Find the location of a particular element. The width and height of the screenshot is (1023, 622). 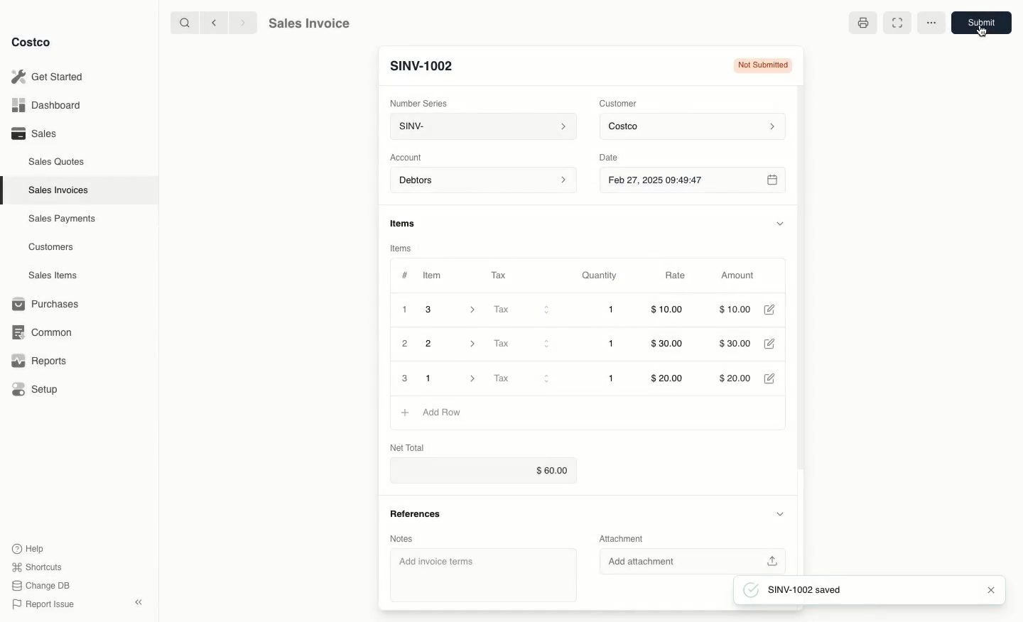

search is located at coordinates (182, 22).